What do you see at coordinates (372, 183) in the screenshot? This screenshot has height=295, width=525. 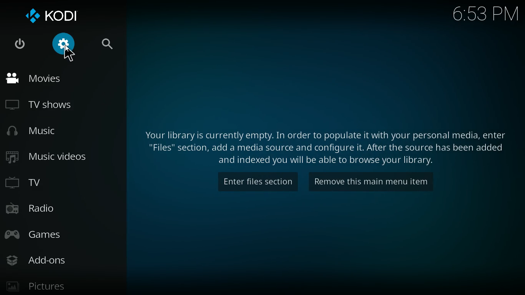 I see `remove this main menu item` at bounding box center [372, 183].